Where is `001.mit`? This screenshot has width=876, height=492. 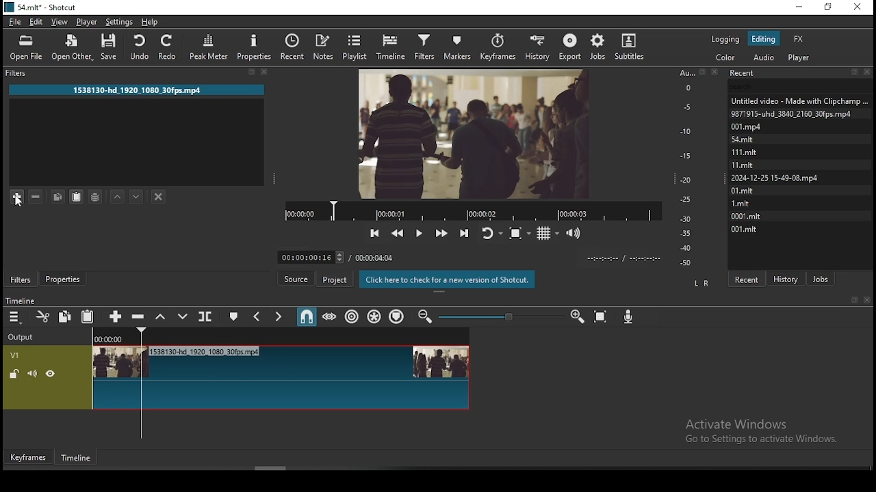
001.mit is located at coordinates (747, 230).